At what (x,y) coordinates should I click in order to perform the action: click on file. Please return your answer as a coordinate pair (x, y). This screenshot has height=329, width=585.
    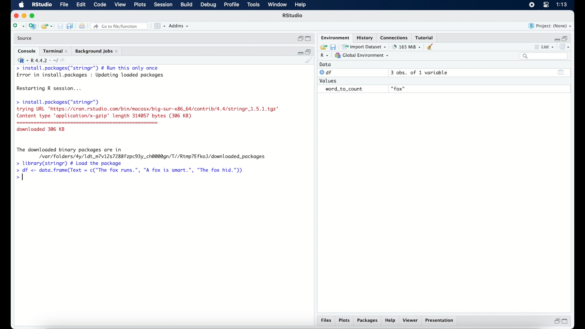
    Looking at the image, I should click on (65, 5).